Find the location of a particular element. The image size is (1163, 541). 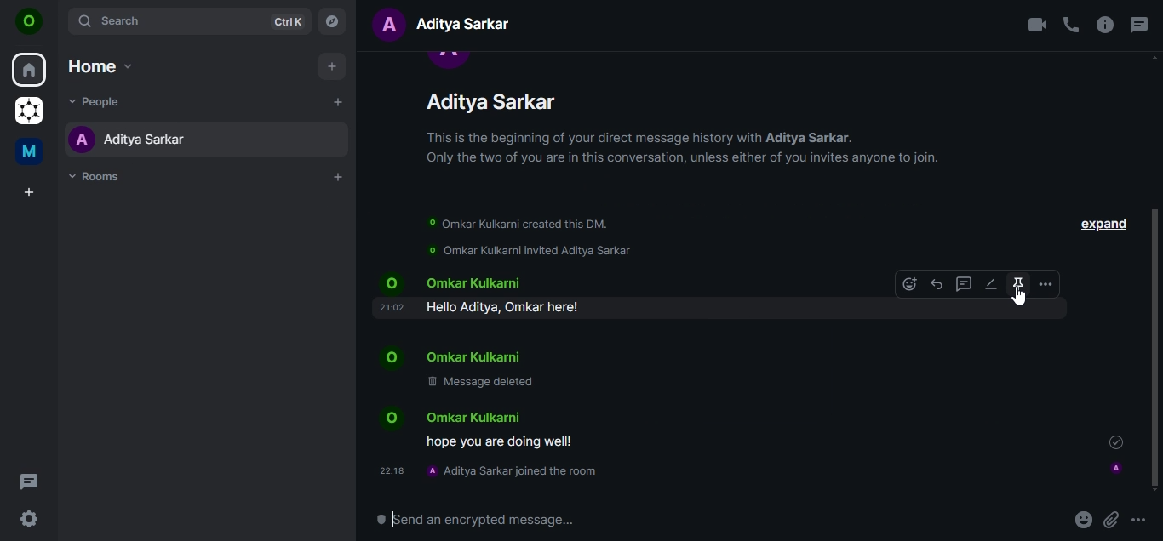

message sent is located at coordinates (1121, 442).